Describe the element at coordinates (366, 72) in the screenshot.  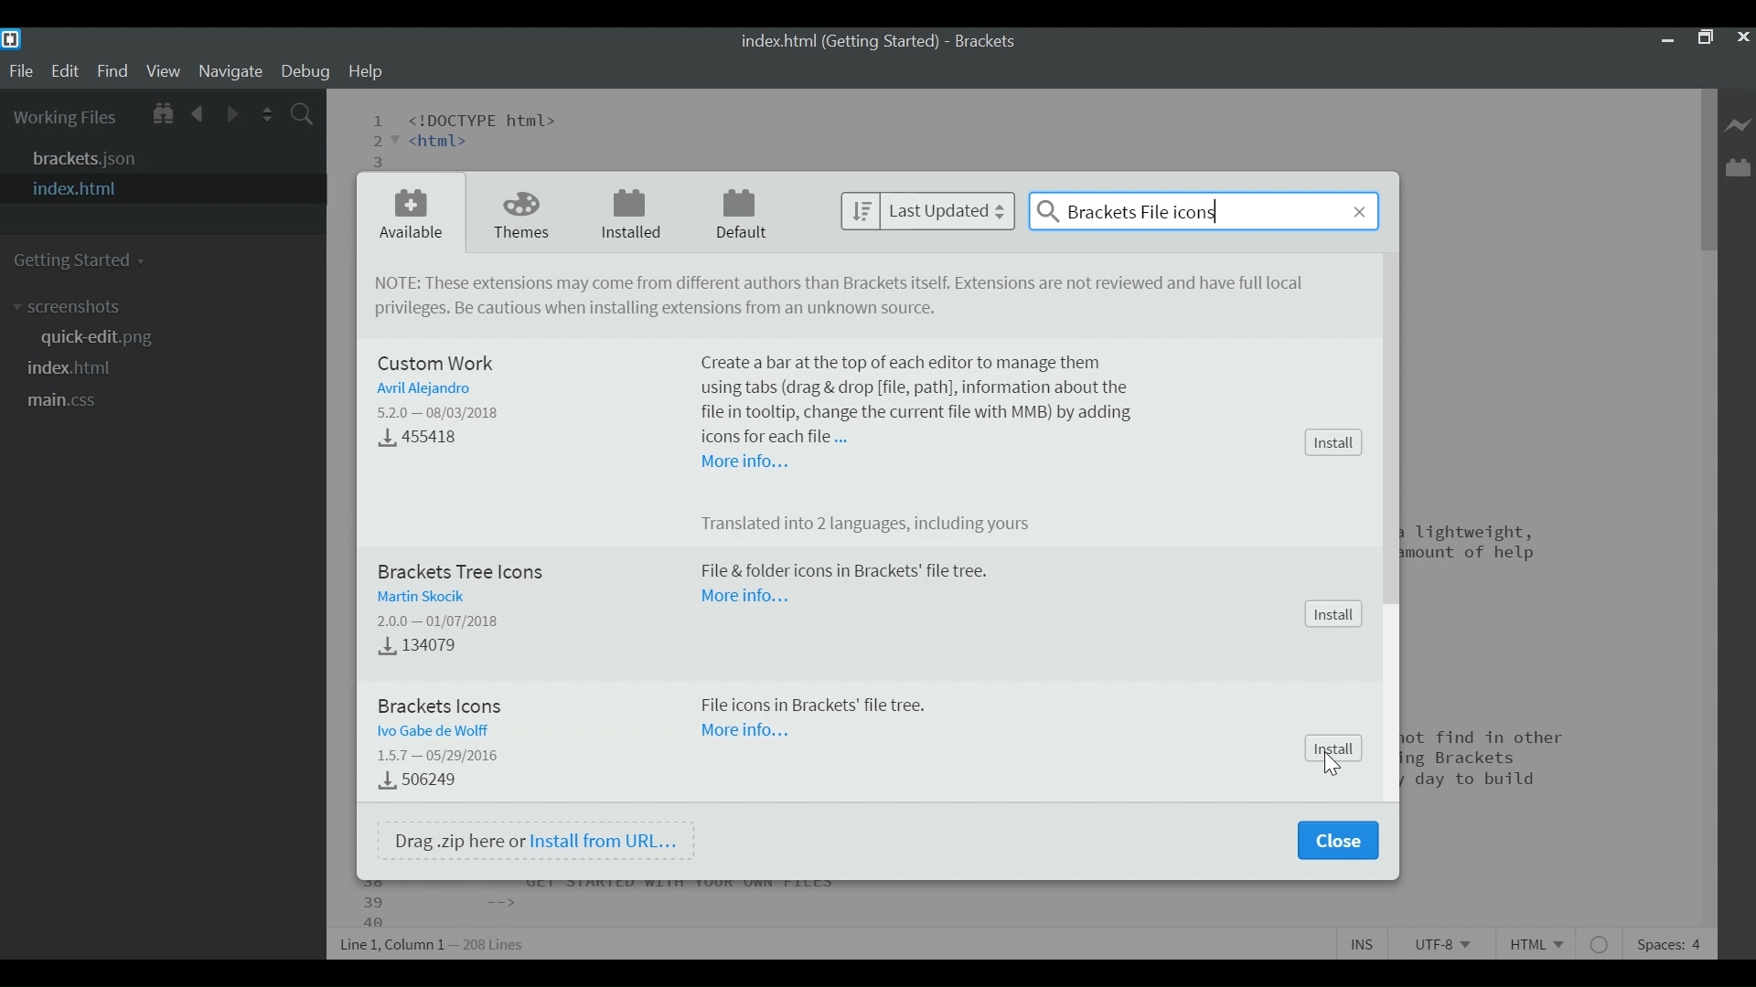
I see `Help` at that location.